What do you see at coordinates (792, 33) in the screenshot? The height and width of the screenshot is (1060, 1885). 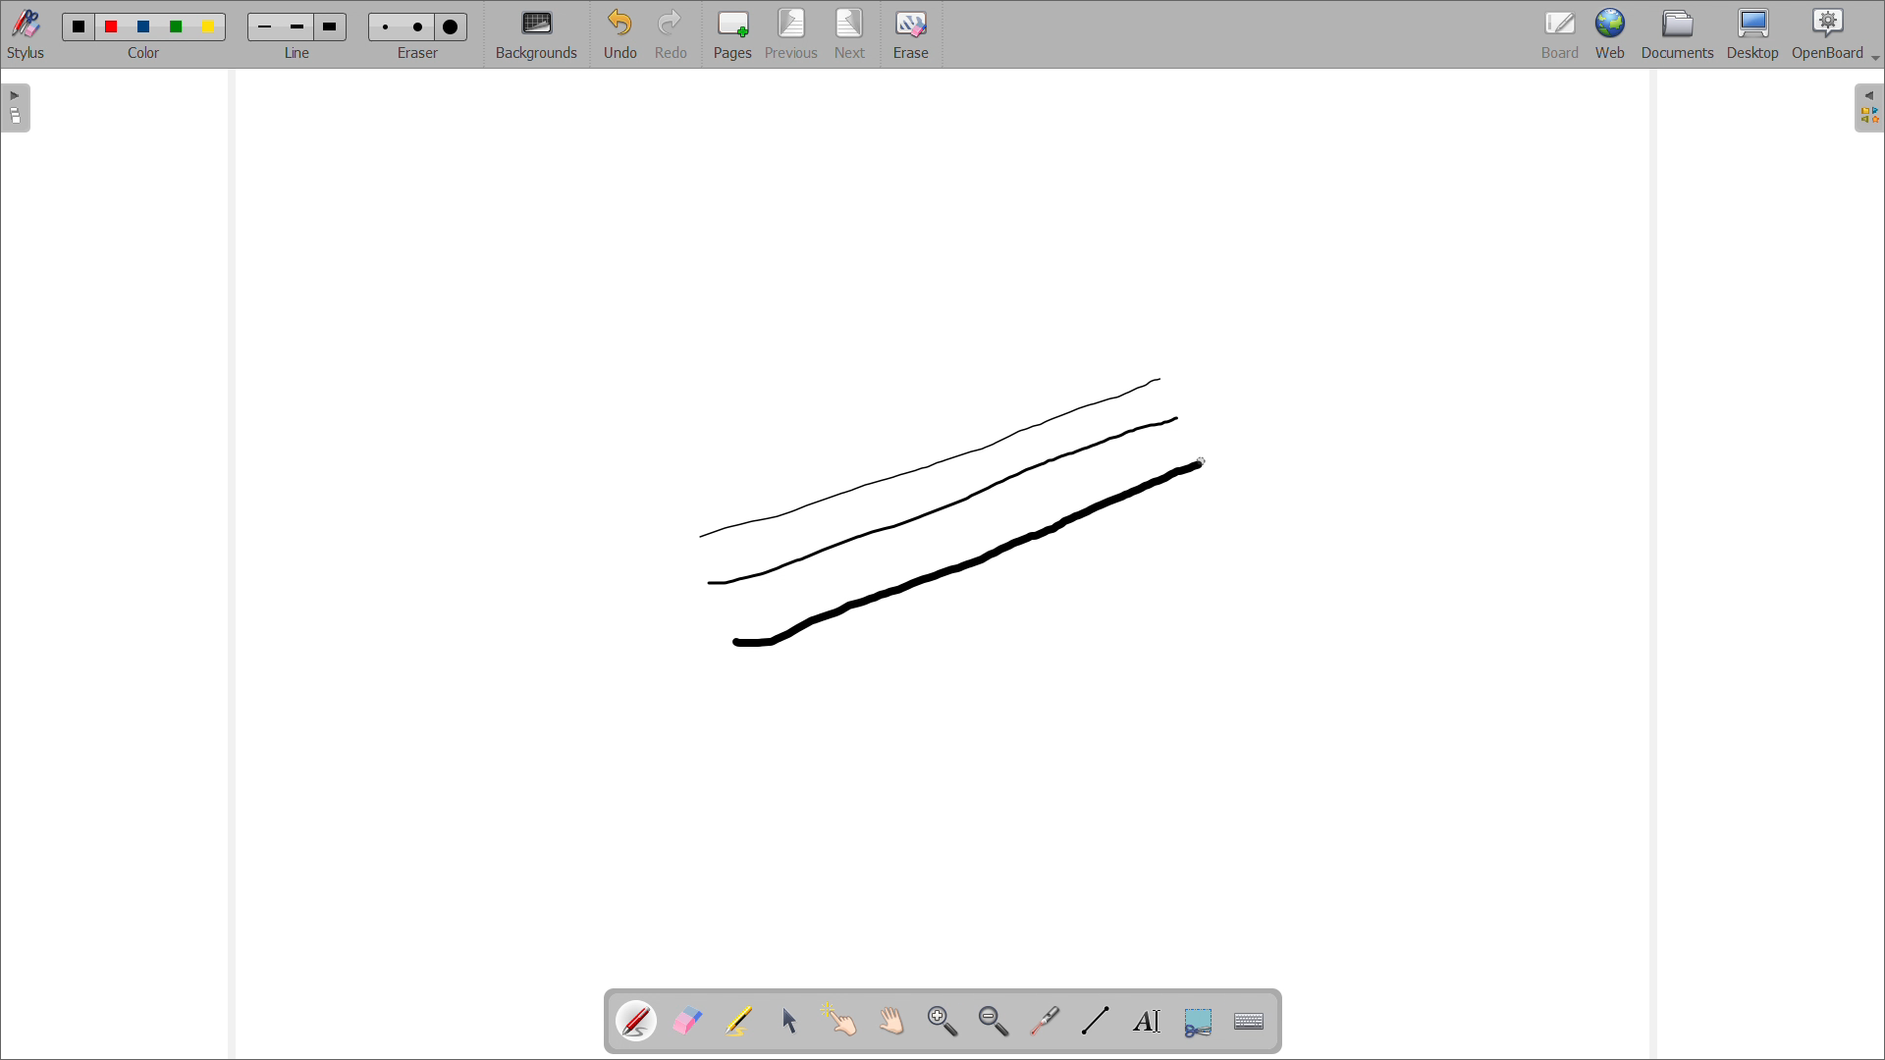 I see `previous page` at bounding box center [792, 33].